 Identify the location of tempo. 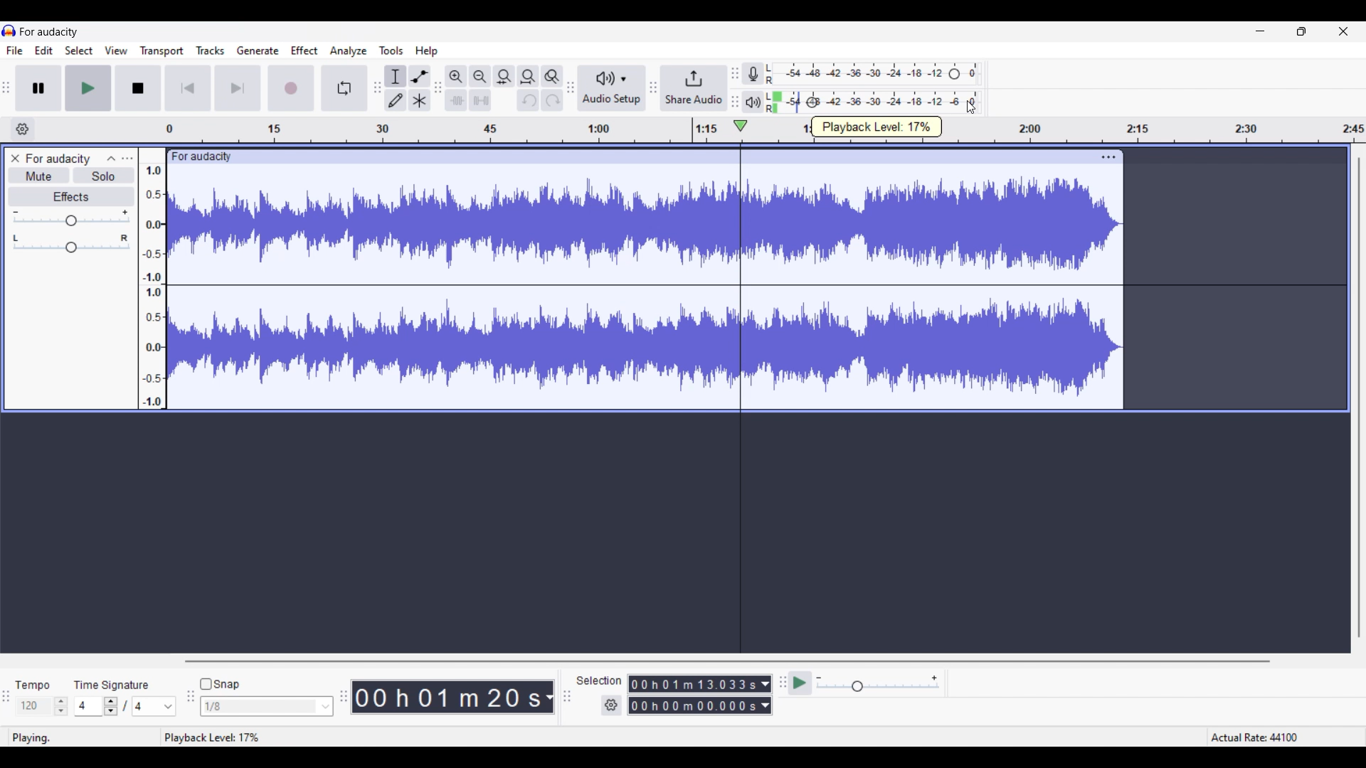
(33, 686).